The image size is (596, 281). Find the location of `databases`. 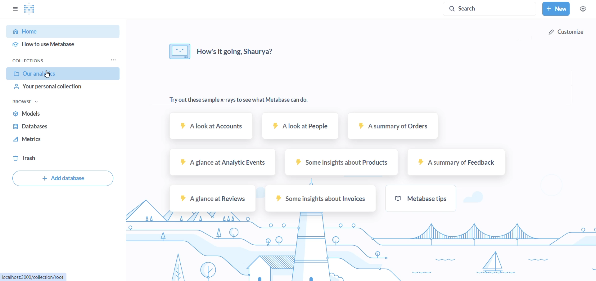

databases is located at coordinates (60, 129).